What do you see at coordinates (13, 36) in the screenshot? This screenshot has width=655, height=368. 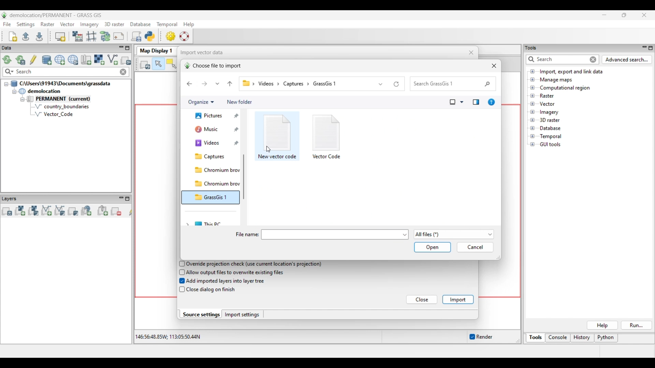 I see `Create new workspace` at bounding box center [13, 36].